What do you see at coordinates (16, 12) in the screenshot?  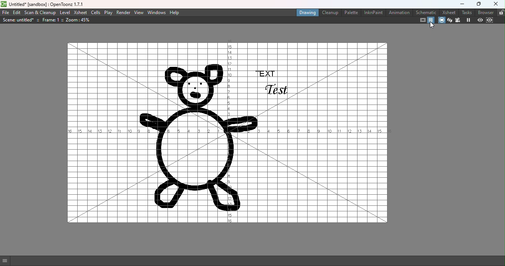 I see `Edit` at bounding box center [16, 12].